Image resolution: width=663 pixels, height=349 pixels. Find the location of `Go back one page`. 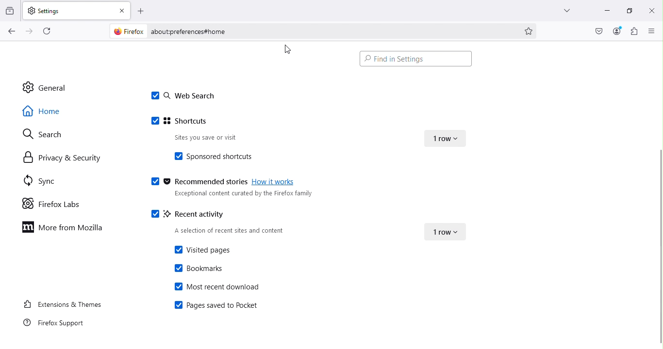

Go back one page is located at coordinates (11, 32).